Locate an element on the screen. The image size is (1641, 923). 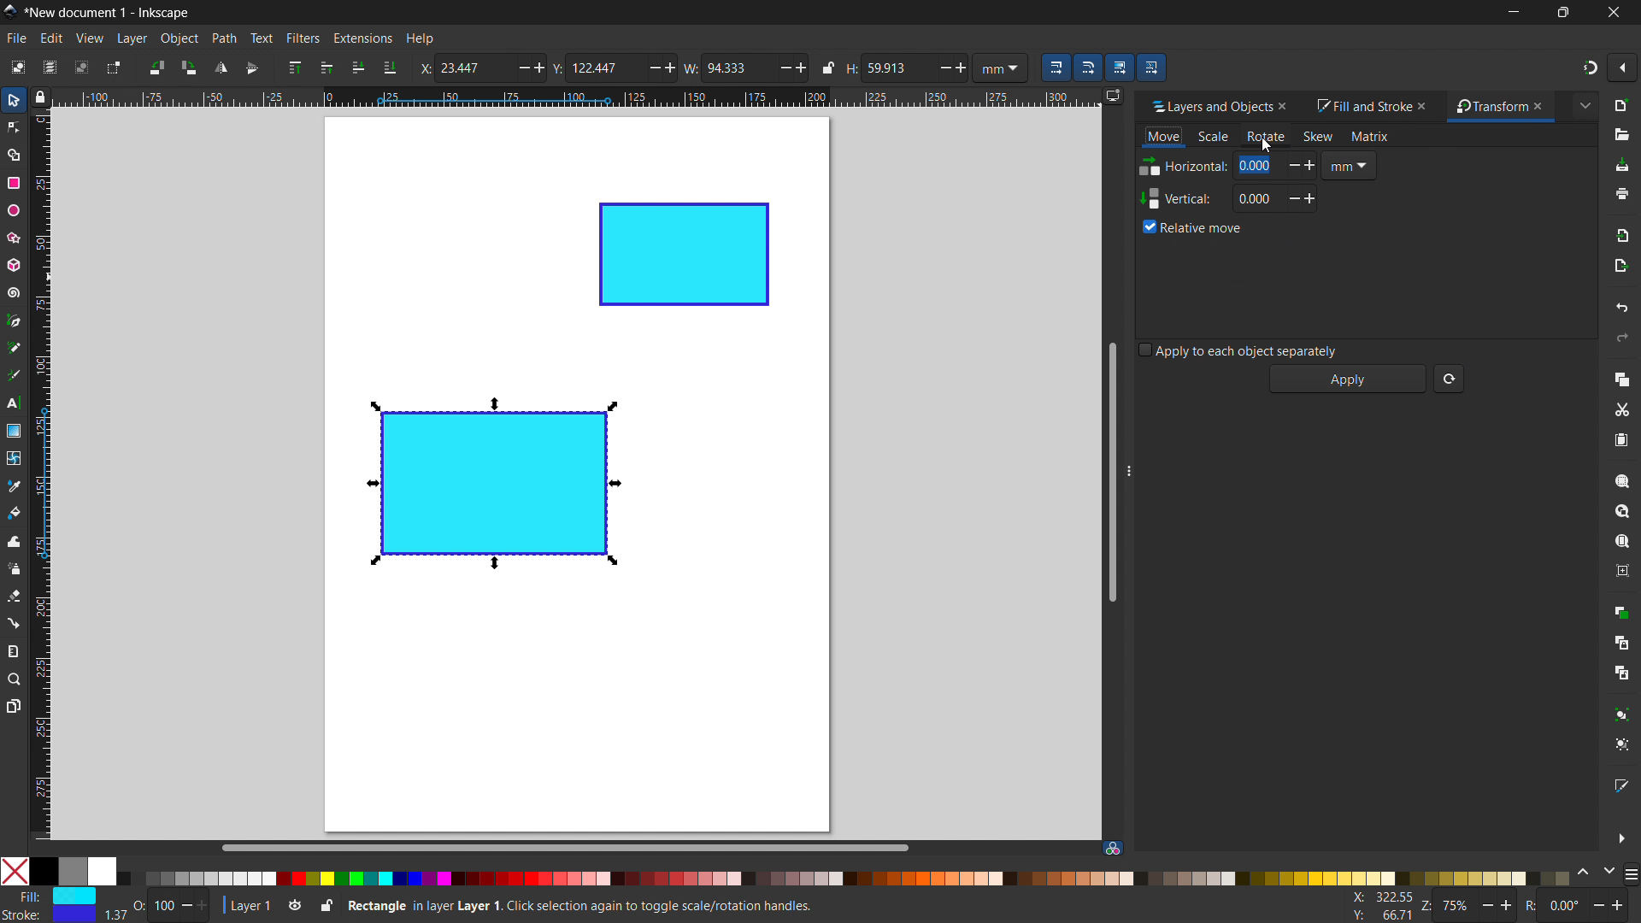
help is located at coordinates (420, 39).